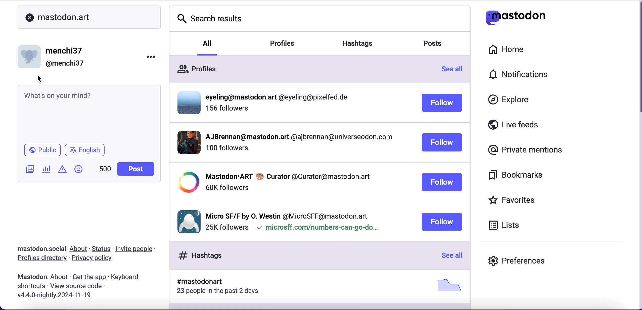 The image size is (642, 310). What do you see at coordinates (76, 286) in the screenshot?
I see `view source code` at bounding box center [76, 286].